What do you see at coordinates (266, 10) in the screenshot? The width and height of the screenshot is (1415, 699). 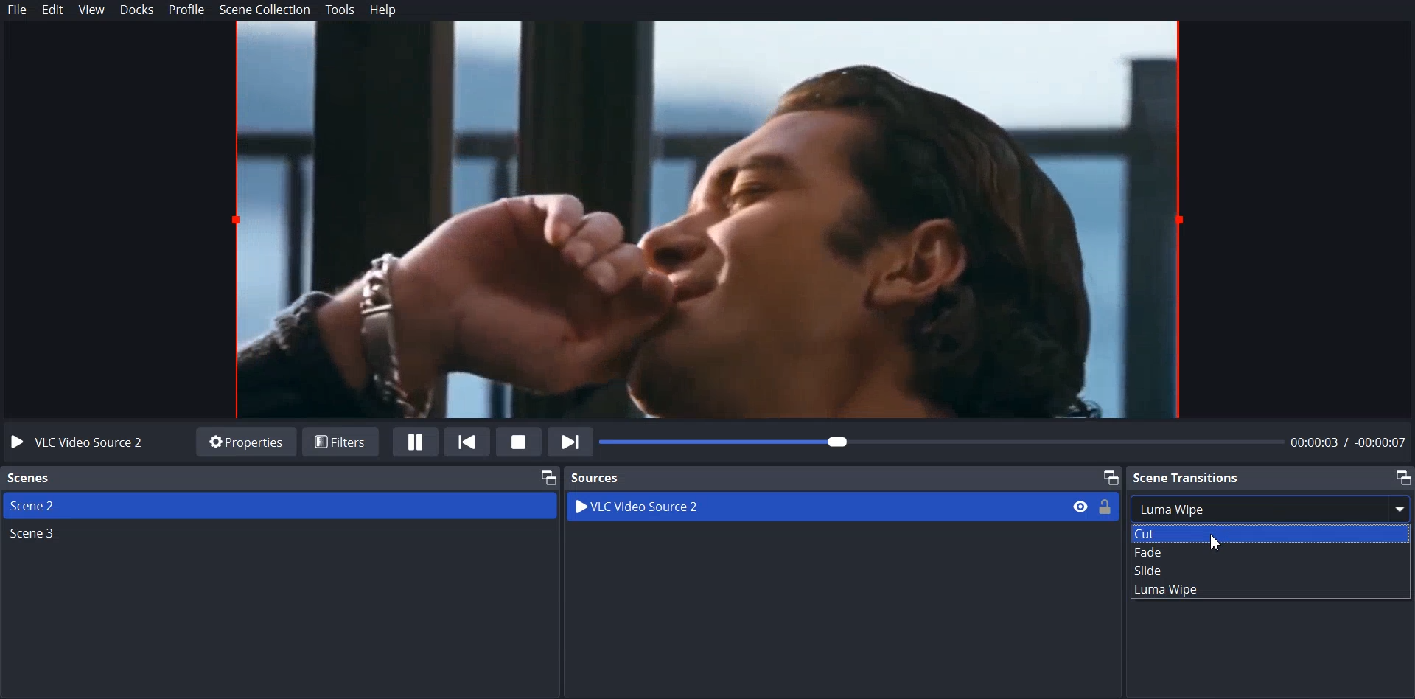 I see `Scene Collection` at bounding box center [266, 10].